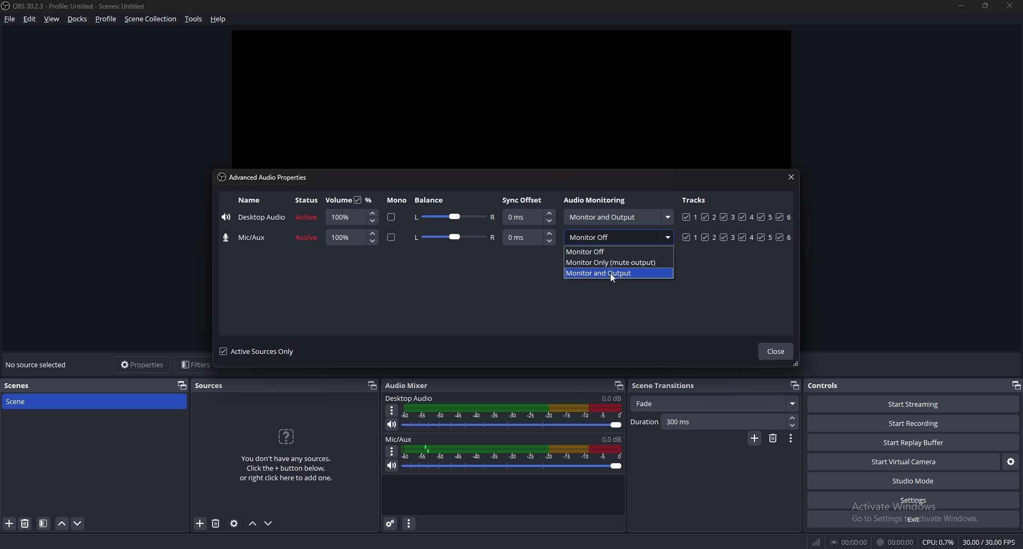 The height and width of the screenshot is (549, 1023). I want to click on volume level, so click(611, 398).